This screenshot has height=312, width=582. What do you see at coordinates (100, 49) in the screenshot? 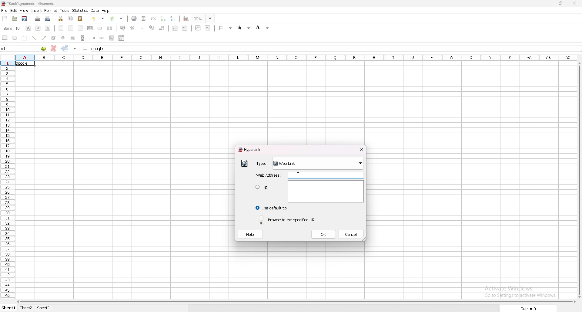
I see `cell input` at bounding box center [100, 49].